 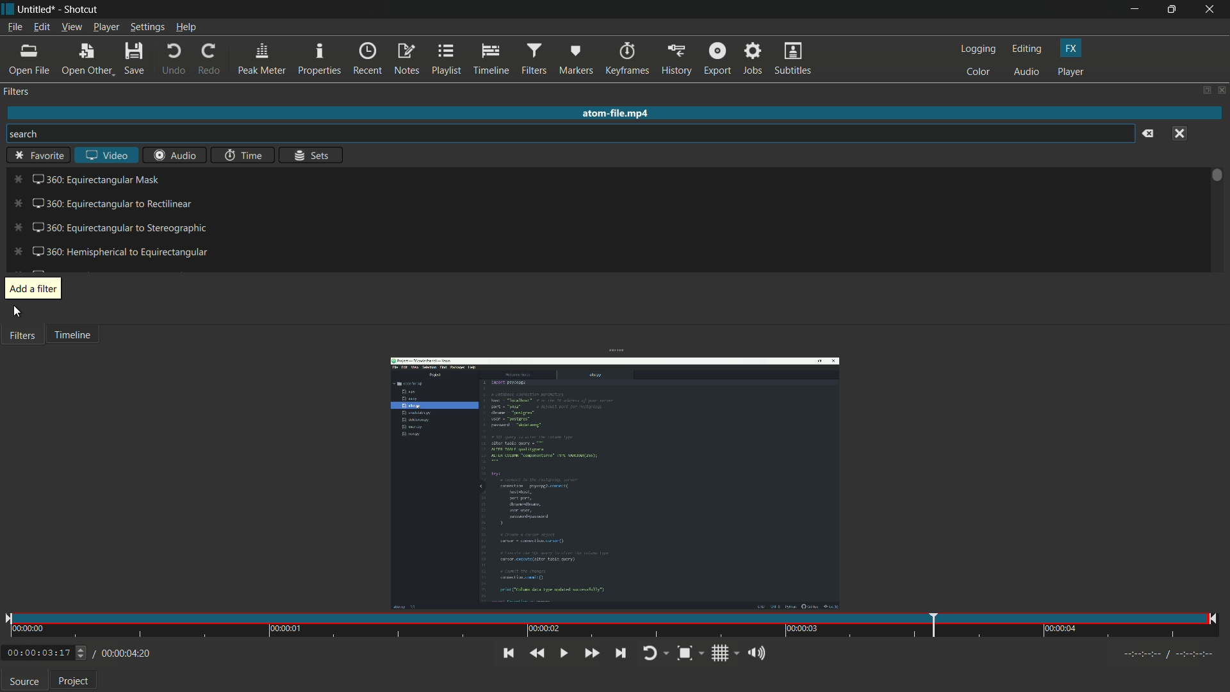 What do you see at coordinates (1028, 49) in the screenshot?
I see `editing` at bounding box center [1028, 49].